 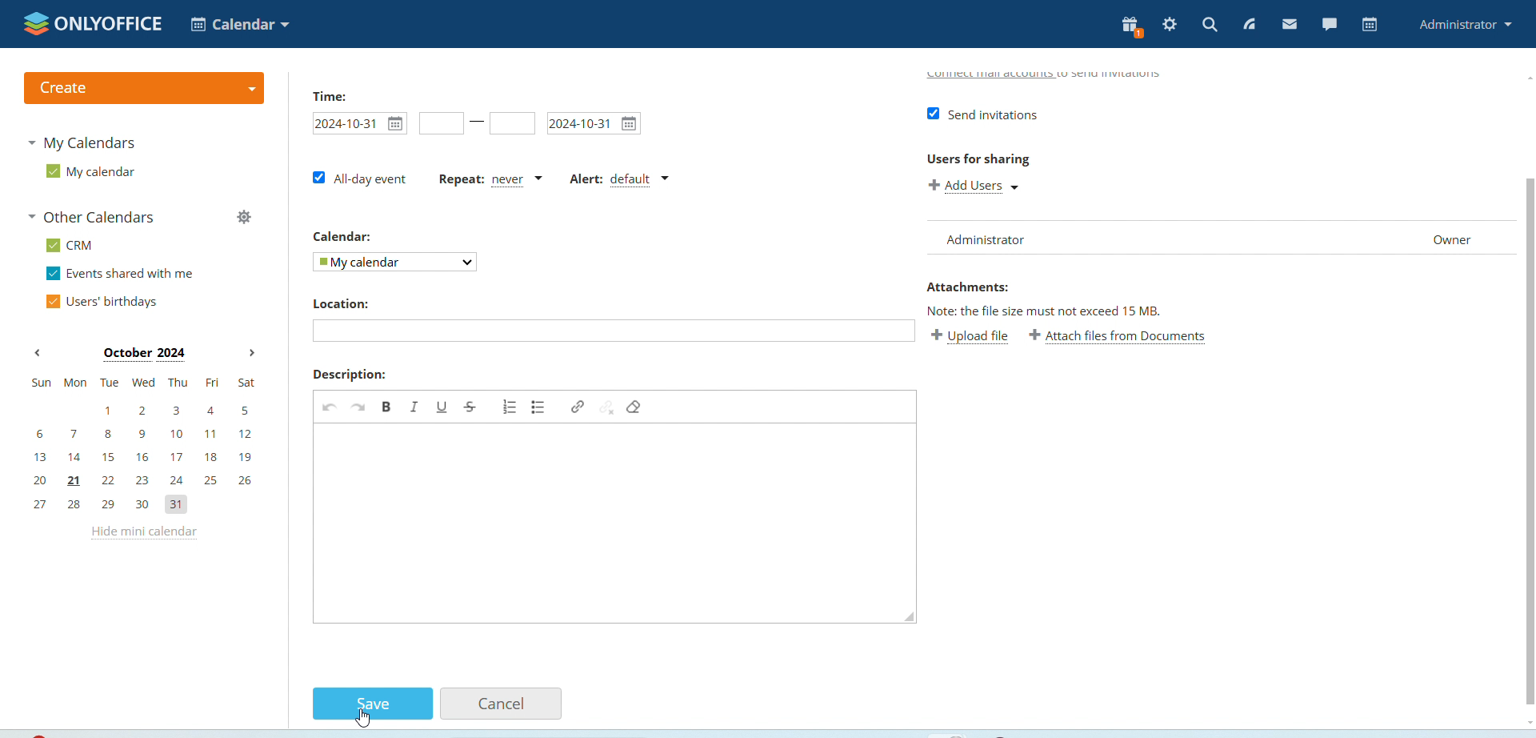 What do you see at coordinates (238, 23) in the screenshot?
I see `calendar application` at bounding box center [238, 23].